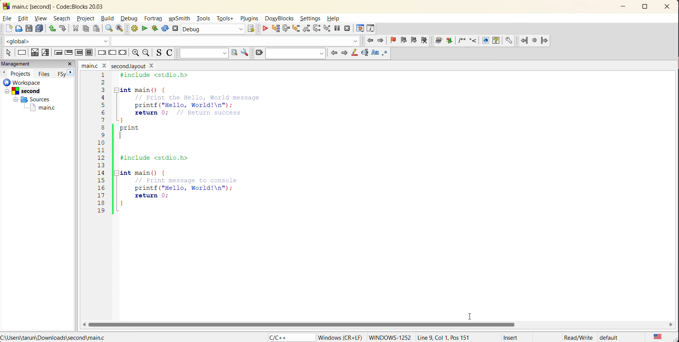 This screenshot has height=342, width=679. I want to click on break instruction, so click(101, 53).